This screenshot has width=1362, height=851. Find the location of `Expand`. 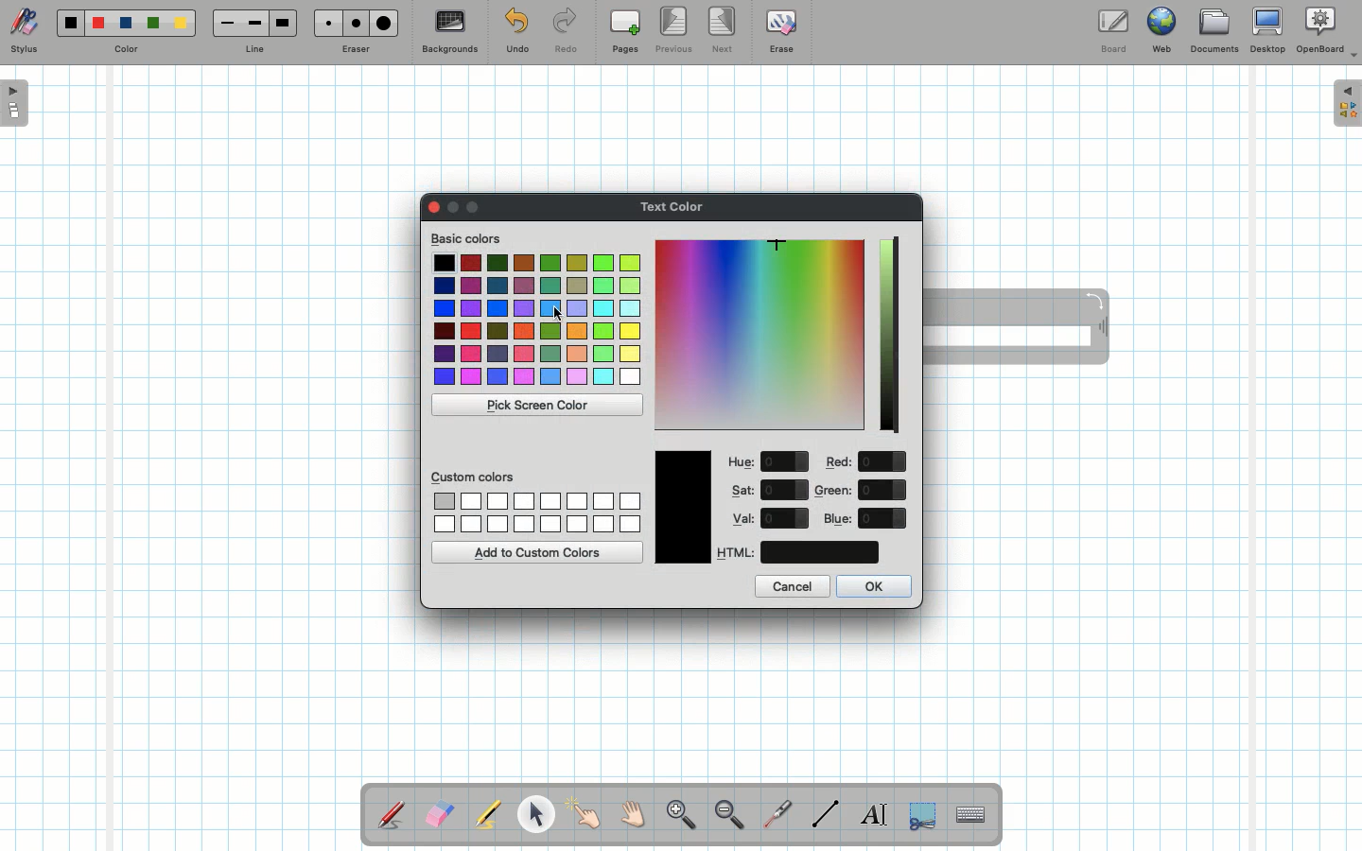

Expand is located at coordinates (1347, 103).